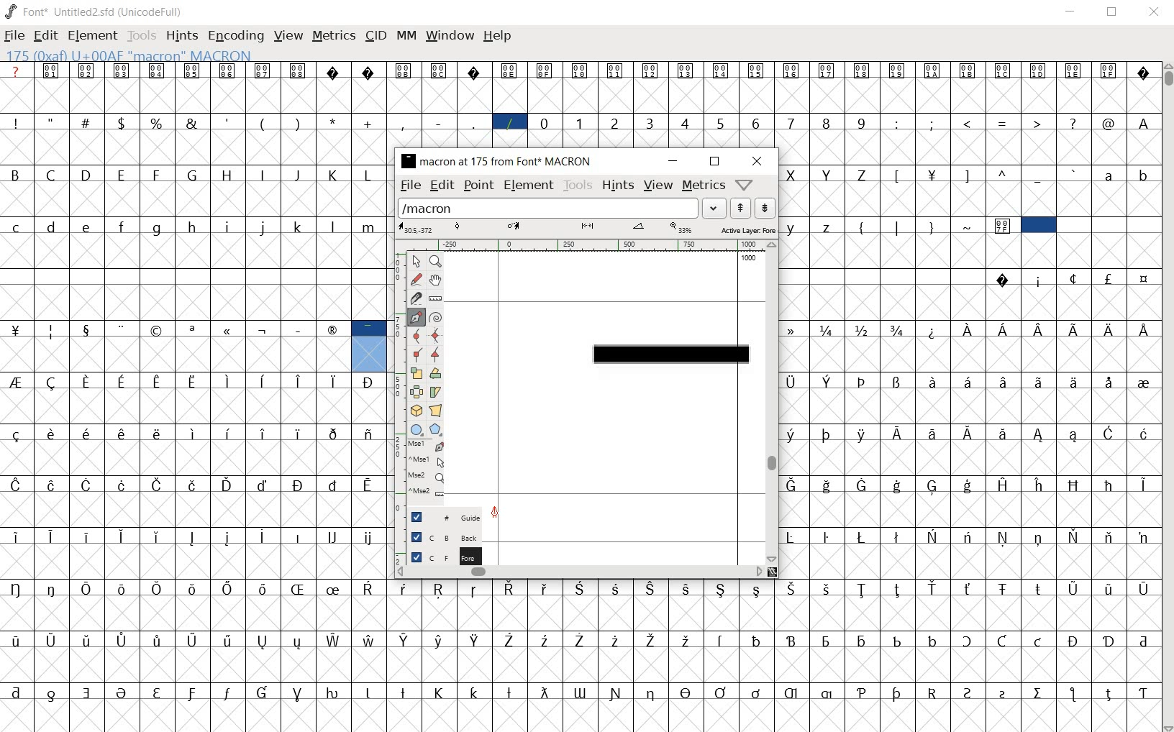 This screenshot has height=732, width=1174. I want to click on Symbol, so click(863, 383).